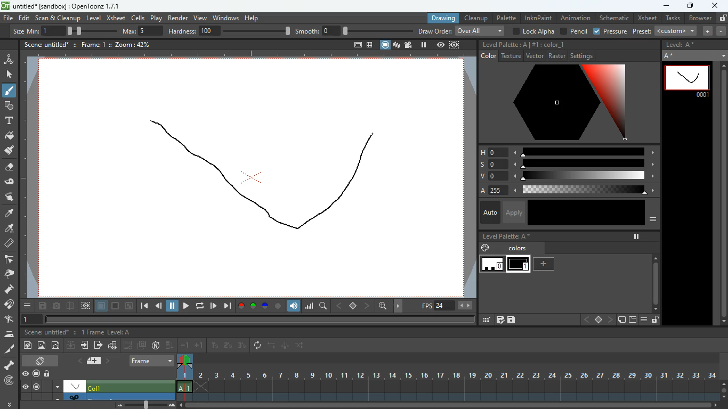 The width and height of the screenshot is (728, 409). I want to click on frames, so click(455, 378).